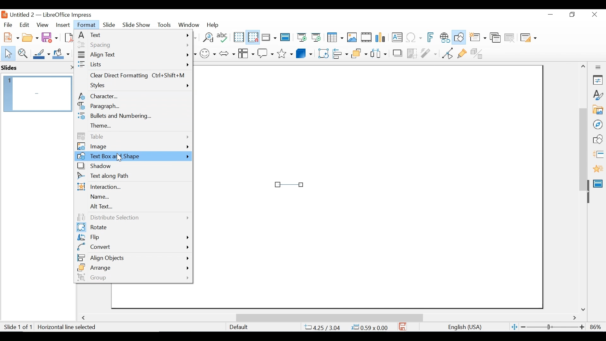 The height and width of the screenshot is (341, 606). Describe the element at coordinates (335, 38) in the screenshot. I see `Table` at that location.